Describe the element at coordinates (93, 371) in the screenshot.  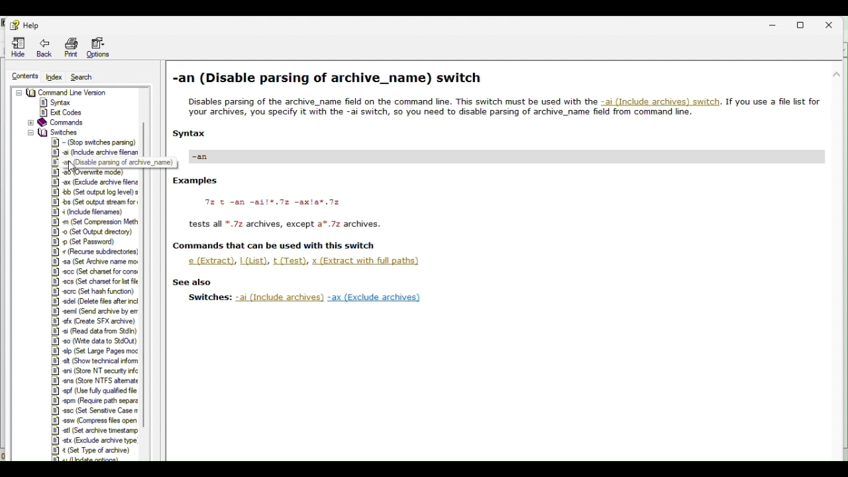
I see `|B] ani (Store NT securtty infc` at that location.